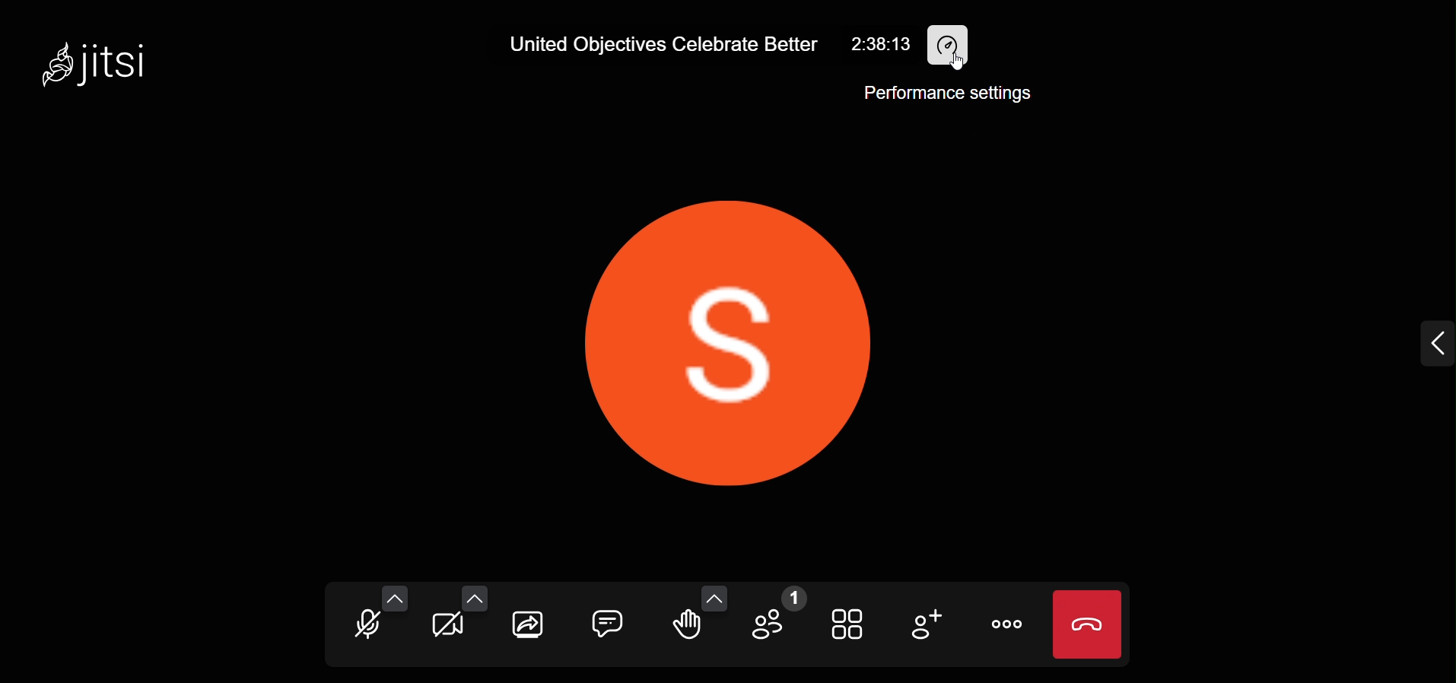 The width and height of the screenshot is (1456, 683). What do you see at coordinates (367, 626) in the screenshot?
I see `microphone` at bounding box center [367, 626].